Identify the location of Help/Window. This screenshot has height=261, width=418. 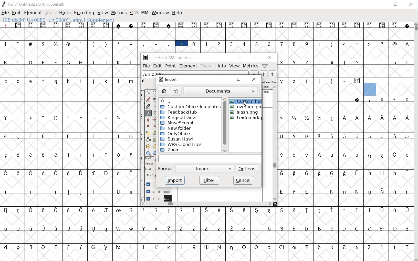
(266, 65).